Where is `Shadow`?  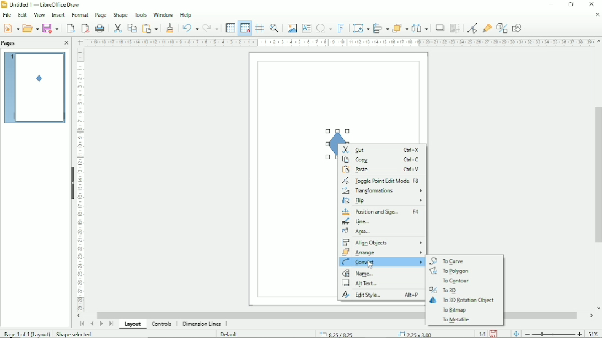
Shadow is located at coordinates (439, 28).